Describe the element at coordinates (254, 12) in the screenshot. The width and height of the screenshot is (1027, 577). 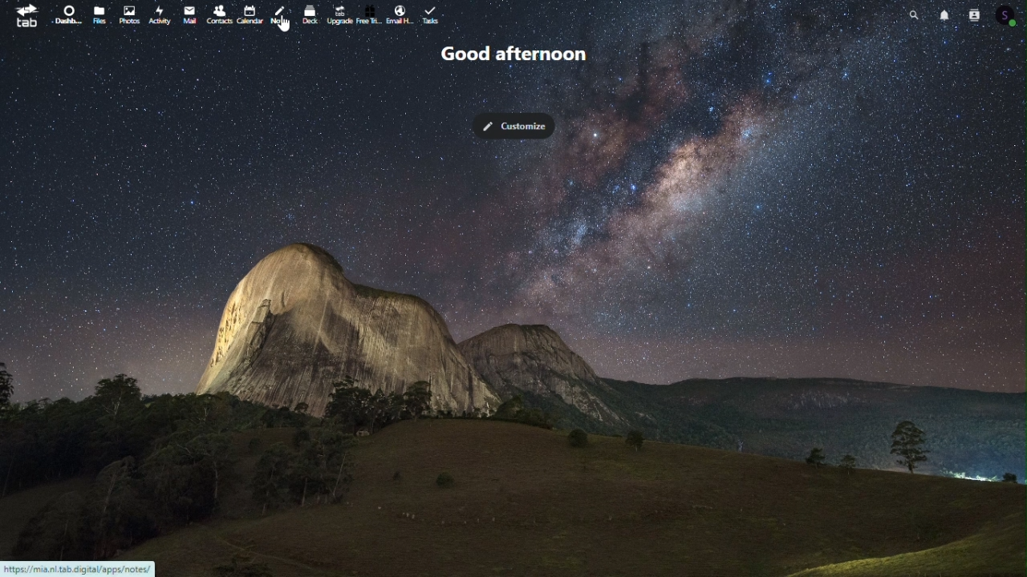
I see `Calendar` at that location.